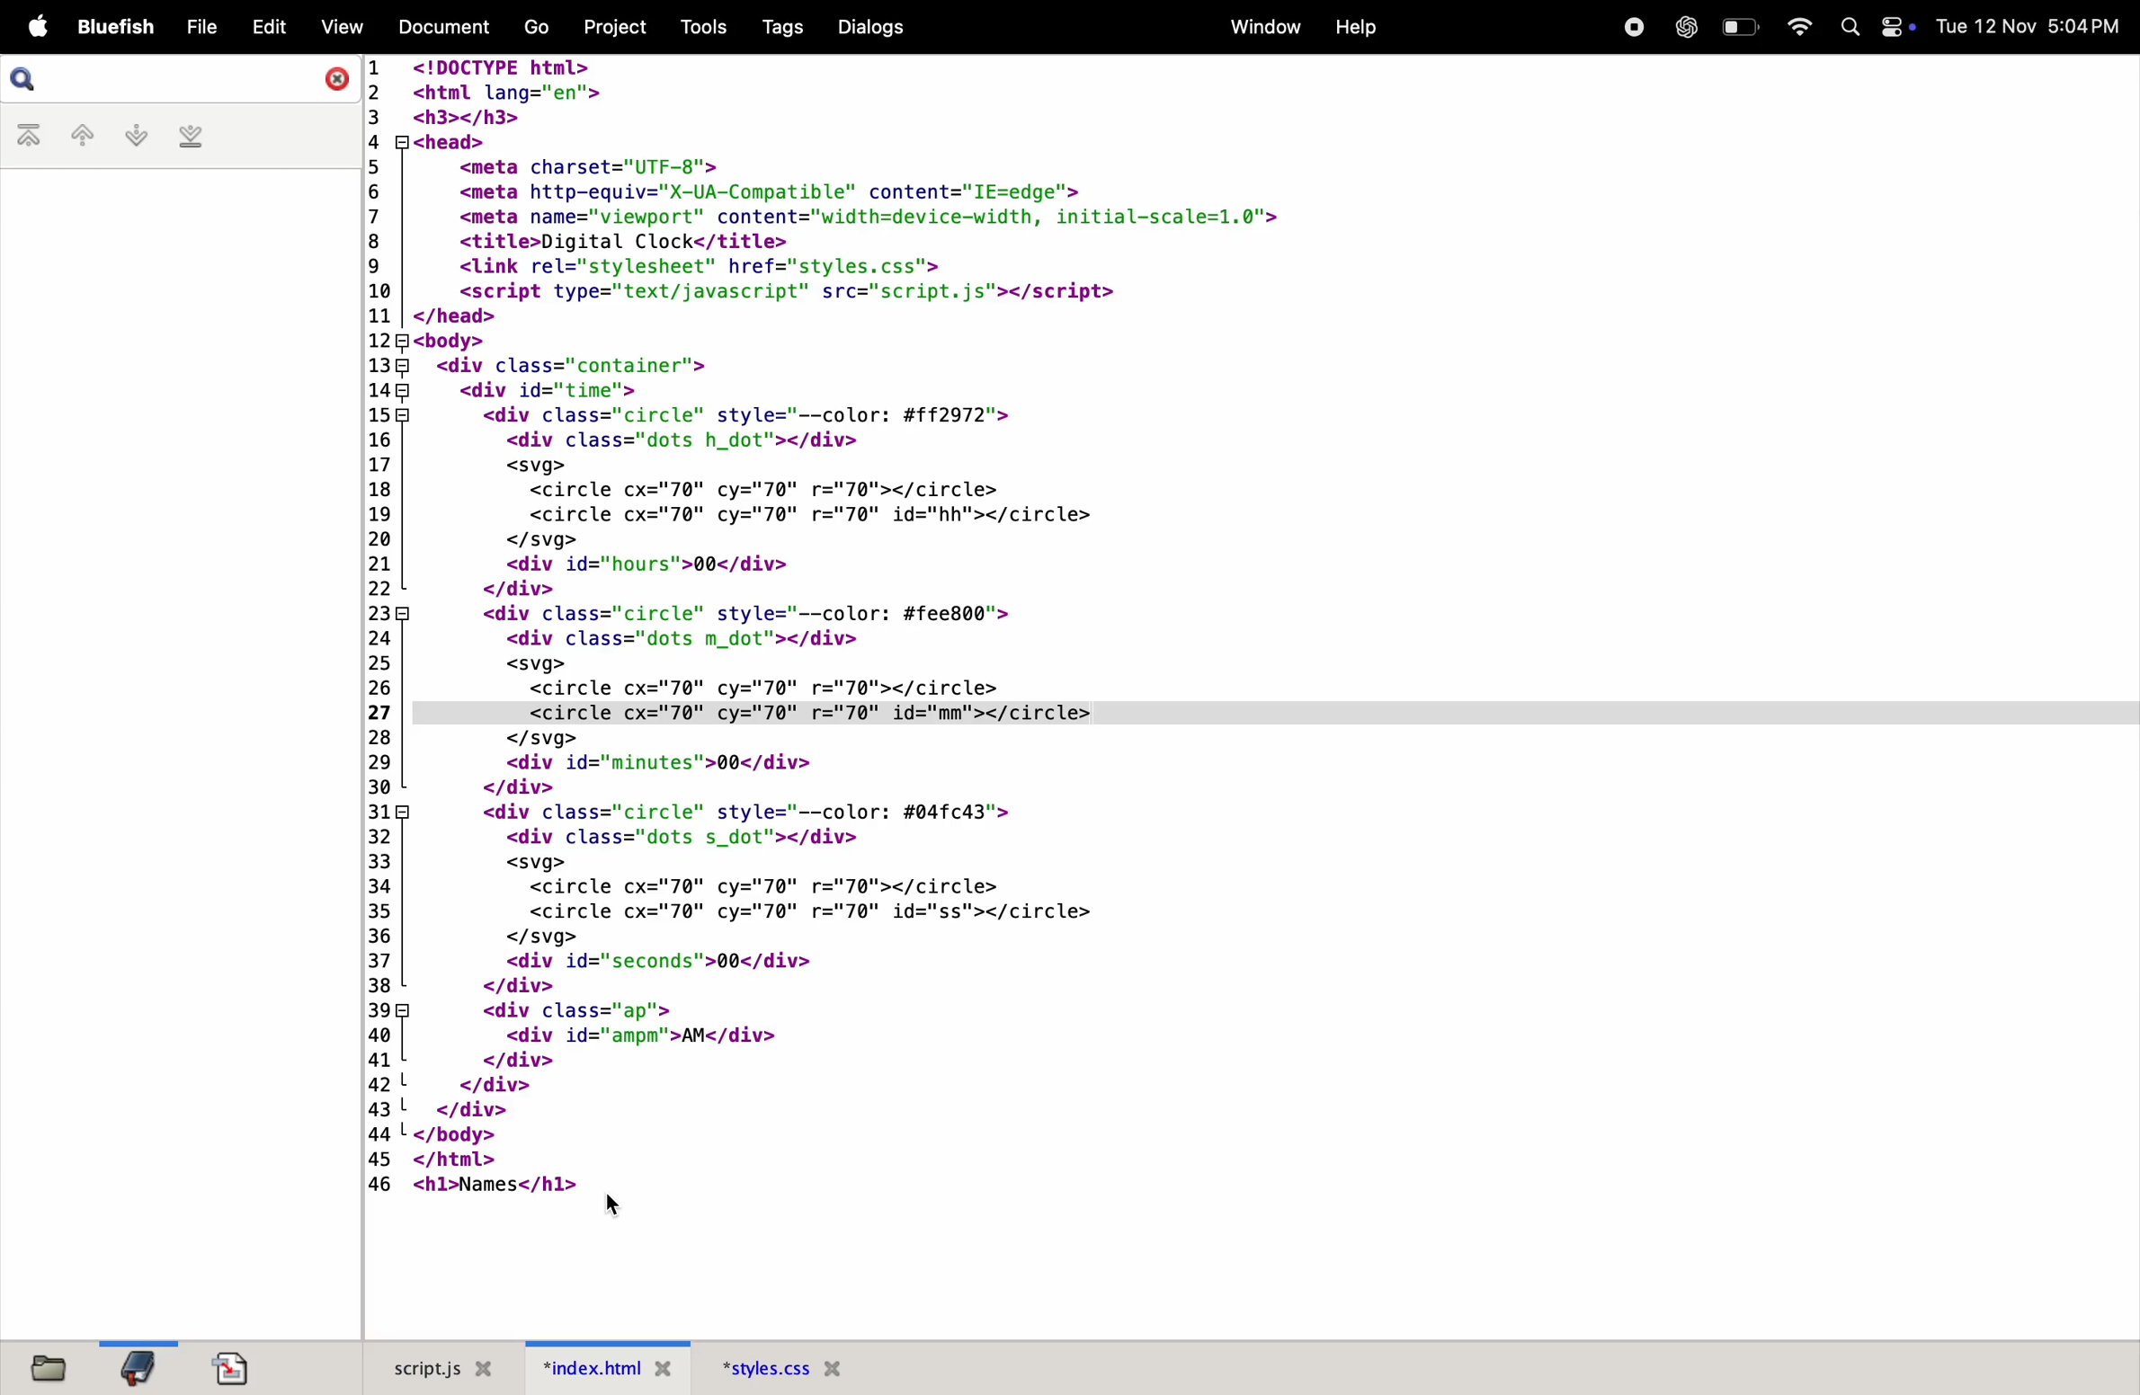  What do you see at coordinates (236, 1365) in the screenshot?
I see `document` at bounding box center [236, 1365].